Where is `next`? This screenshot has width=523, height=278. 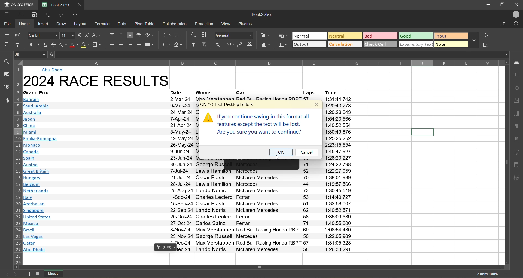
next is located at coordinates (15, 275).